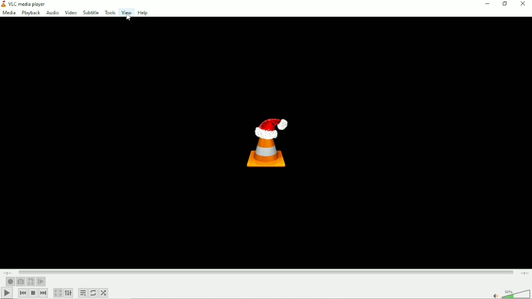  What do you see at coordinates (523, 4) in the screenshot?
I see `Close` at bounding box center [523, 4].